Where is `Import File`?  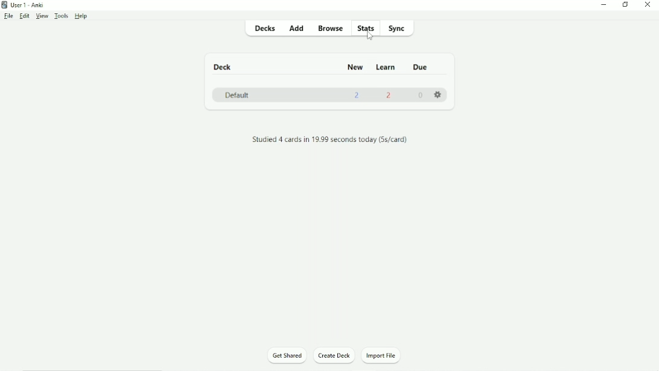
Import File is located at coordinates (386, 356).